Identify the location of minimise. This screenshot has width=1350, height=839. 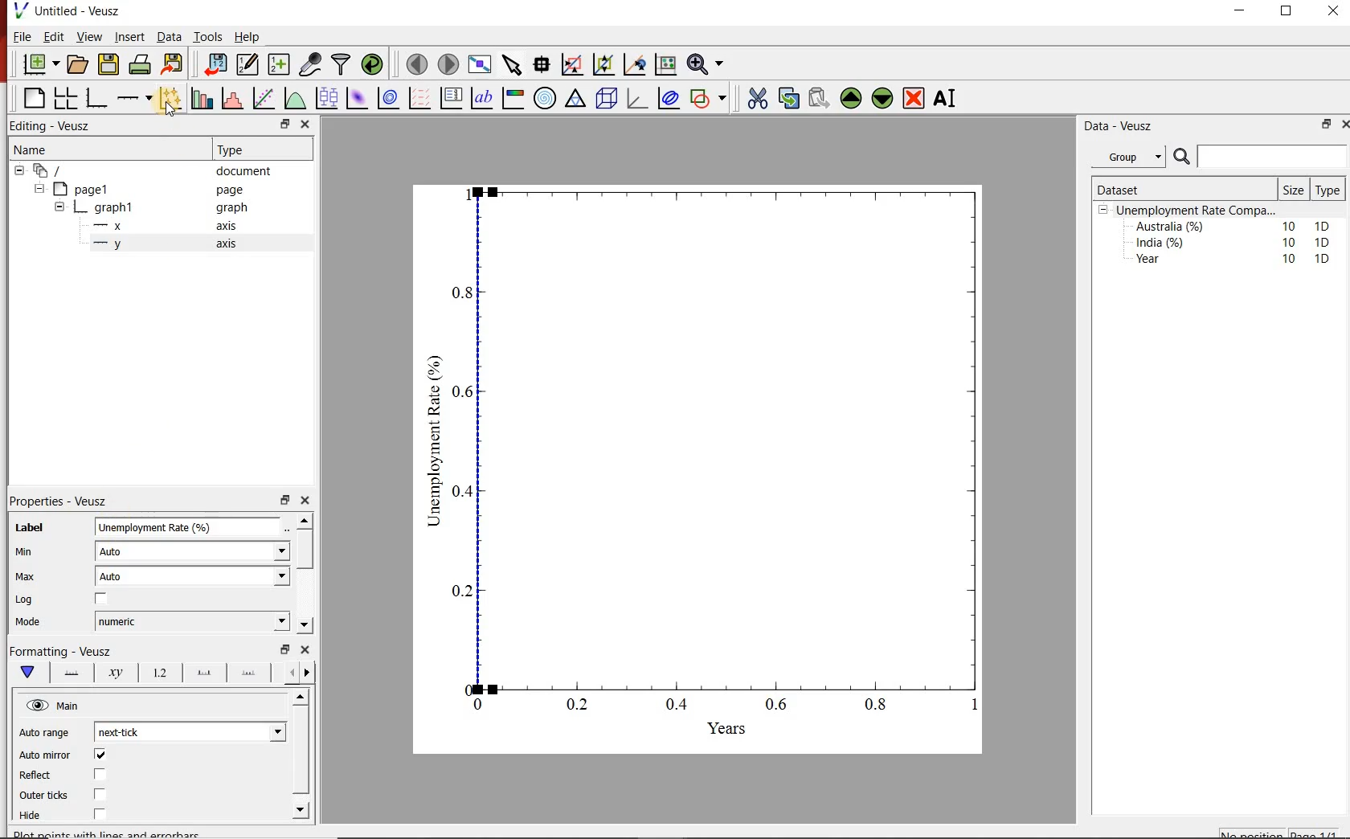
(1325, 124).